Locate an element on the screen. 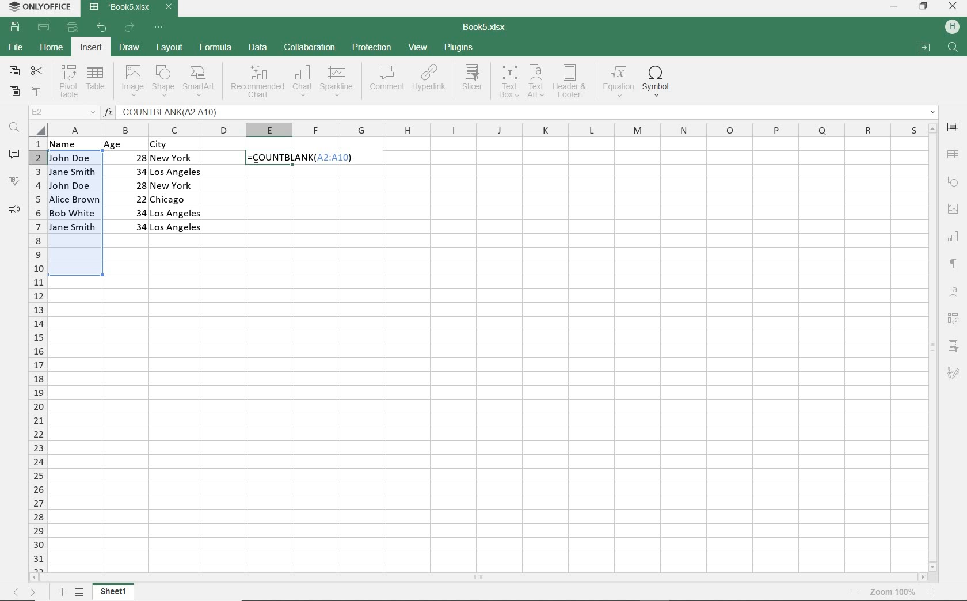  IMAGE is located at coordinates (953, 209).